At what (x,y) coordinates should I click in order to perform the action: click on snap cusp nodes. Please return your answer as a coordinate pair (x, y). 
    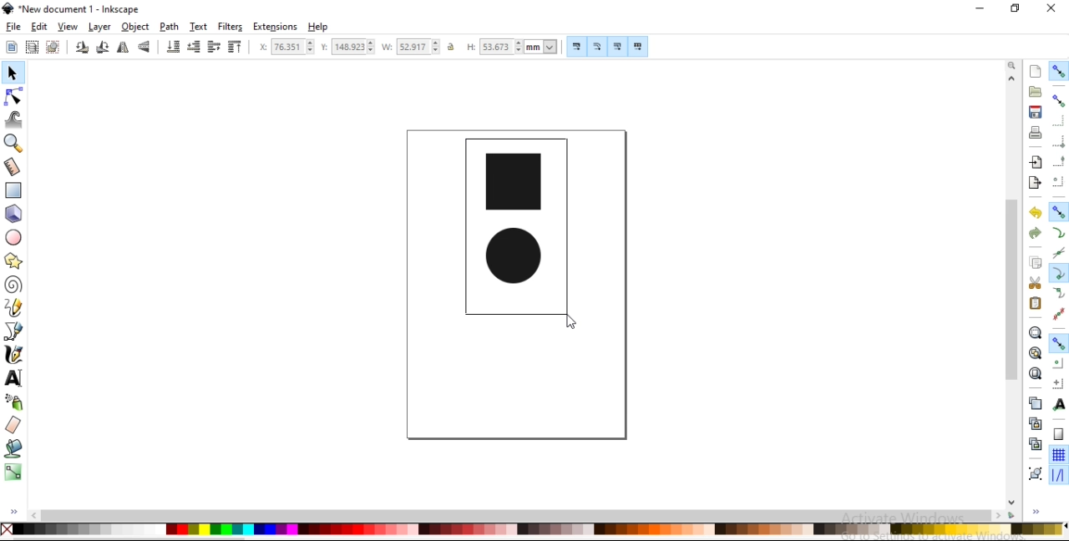
    Looking at the image, I should click on (1058, 273).